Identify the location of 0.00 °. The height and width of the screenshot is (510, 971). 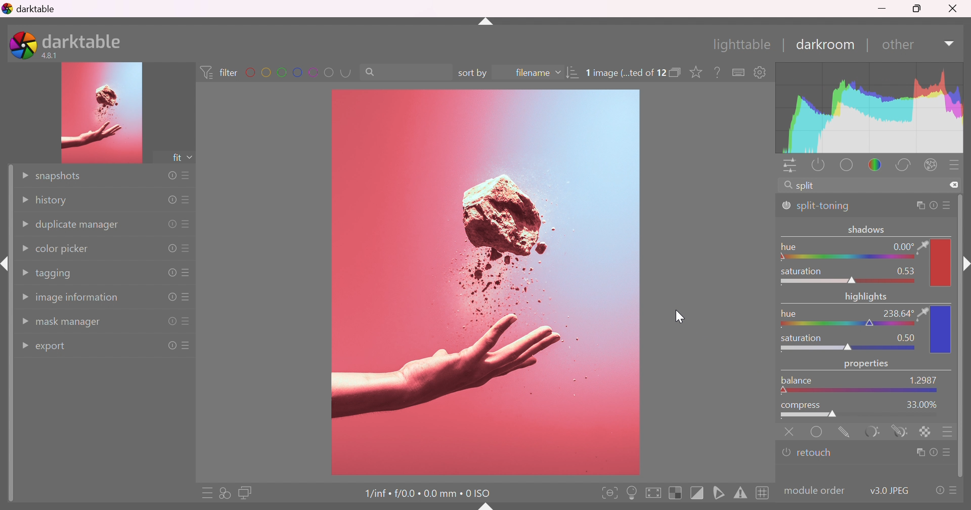
(903, 246).